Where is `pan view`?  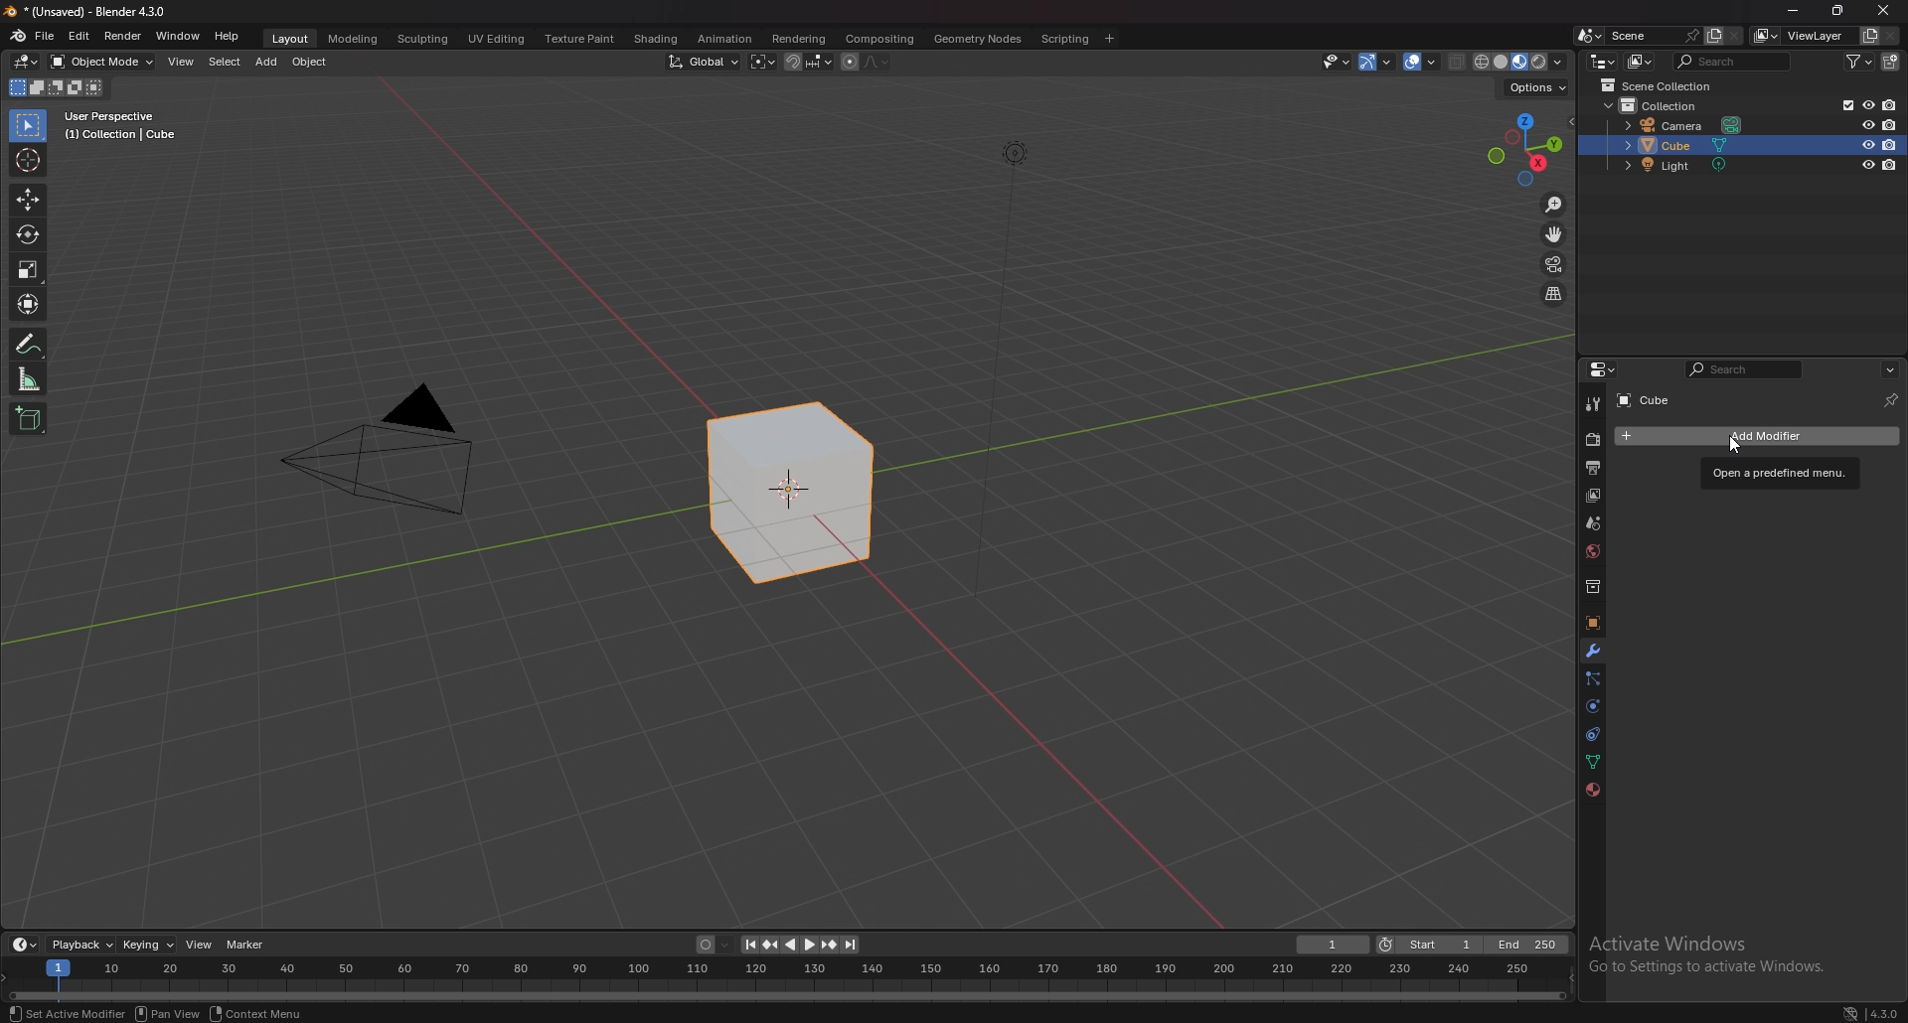
pan view is located at coordinates (164, 1014).